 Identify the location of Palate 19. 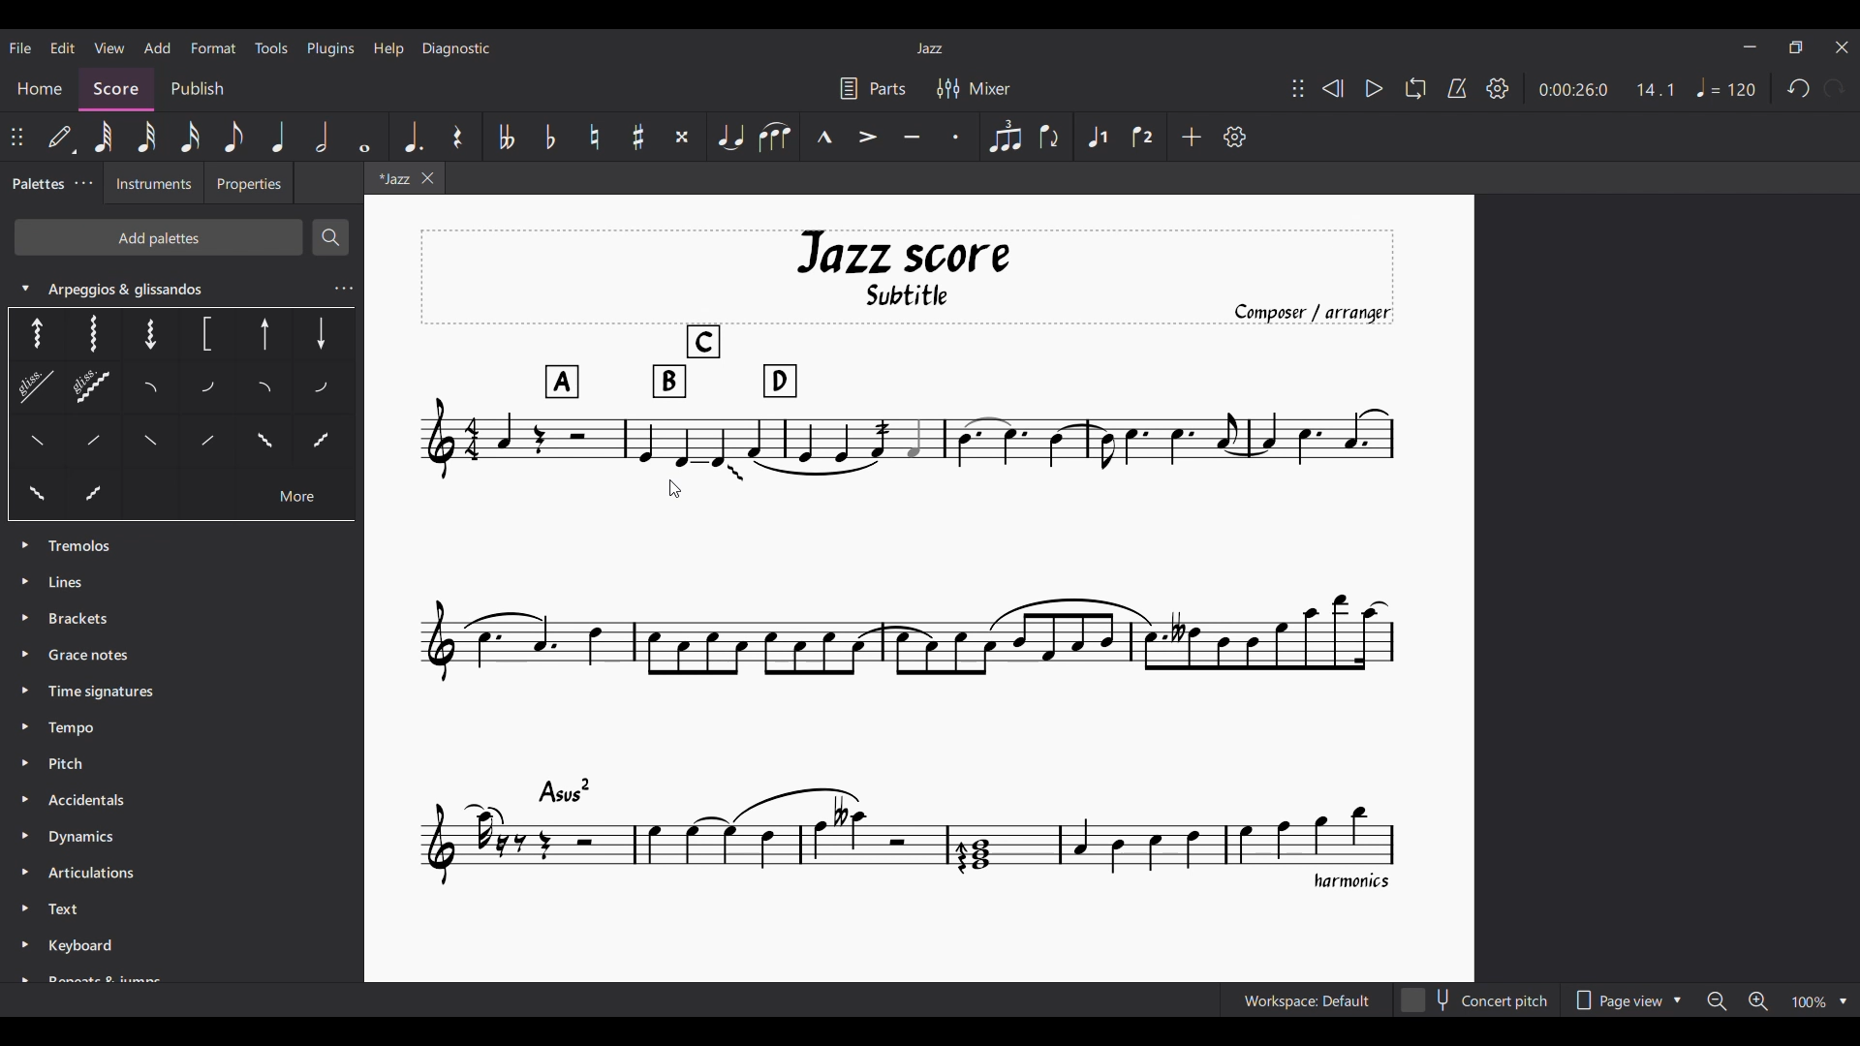
(94, 495).